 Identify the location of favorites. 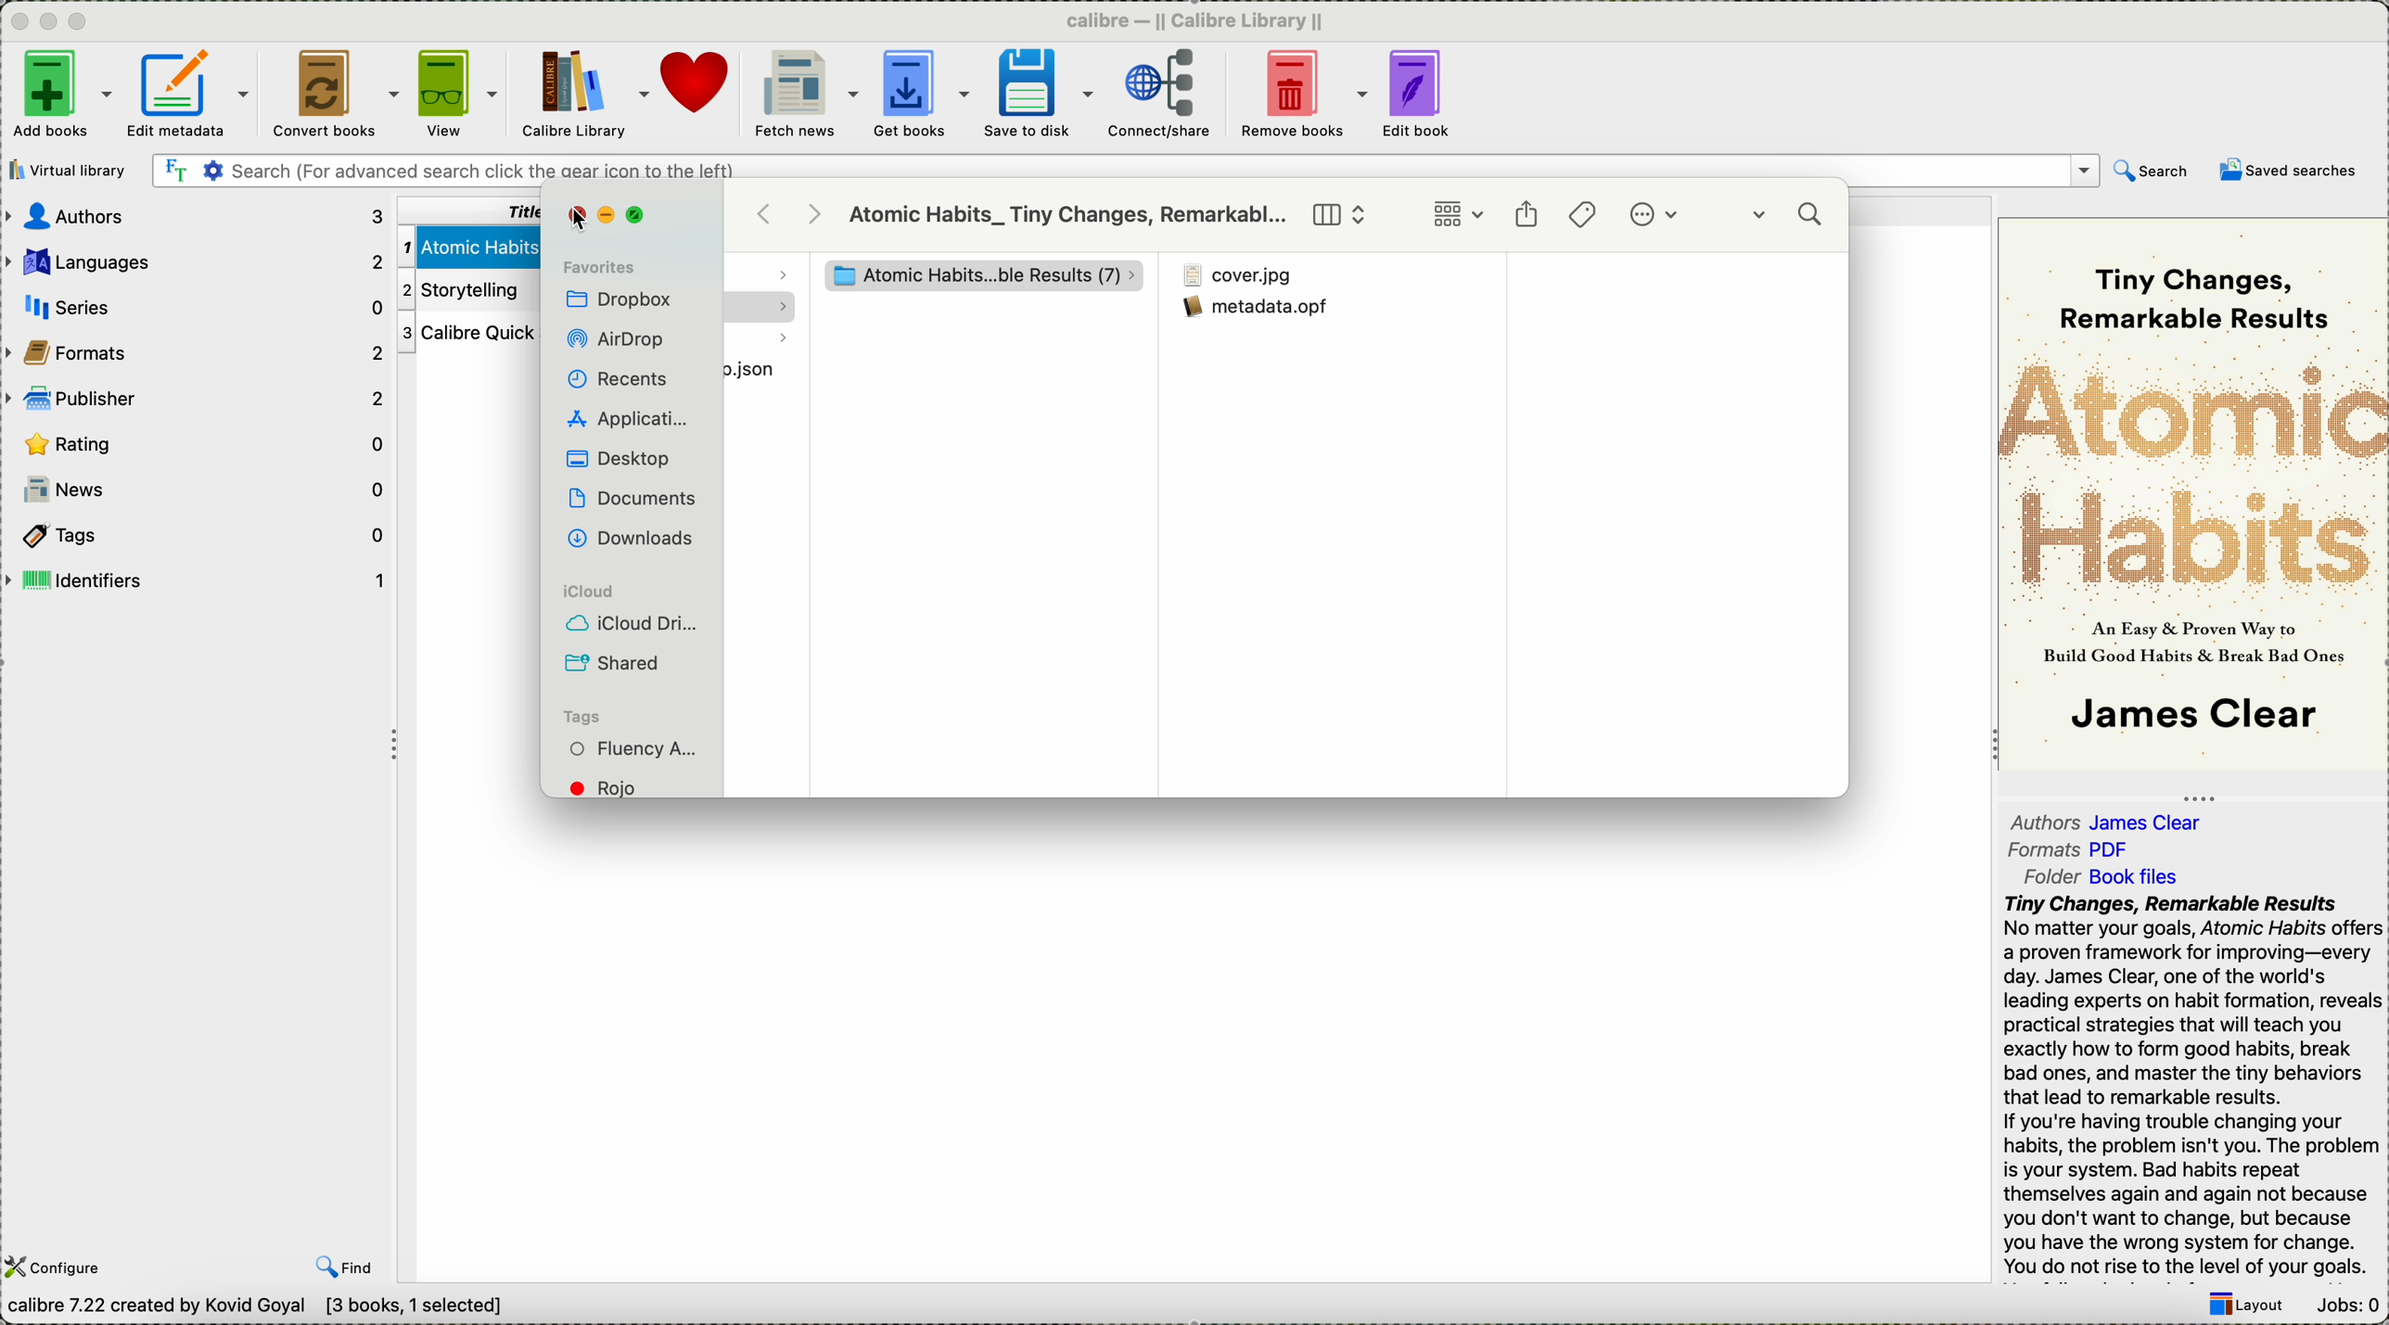
(599, 265).